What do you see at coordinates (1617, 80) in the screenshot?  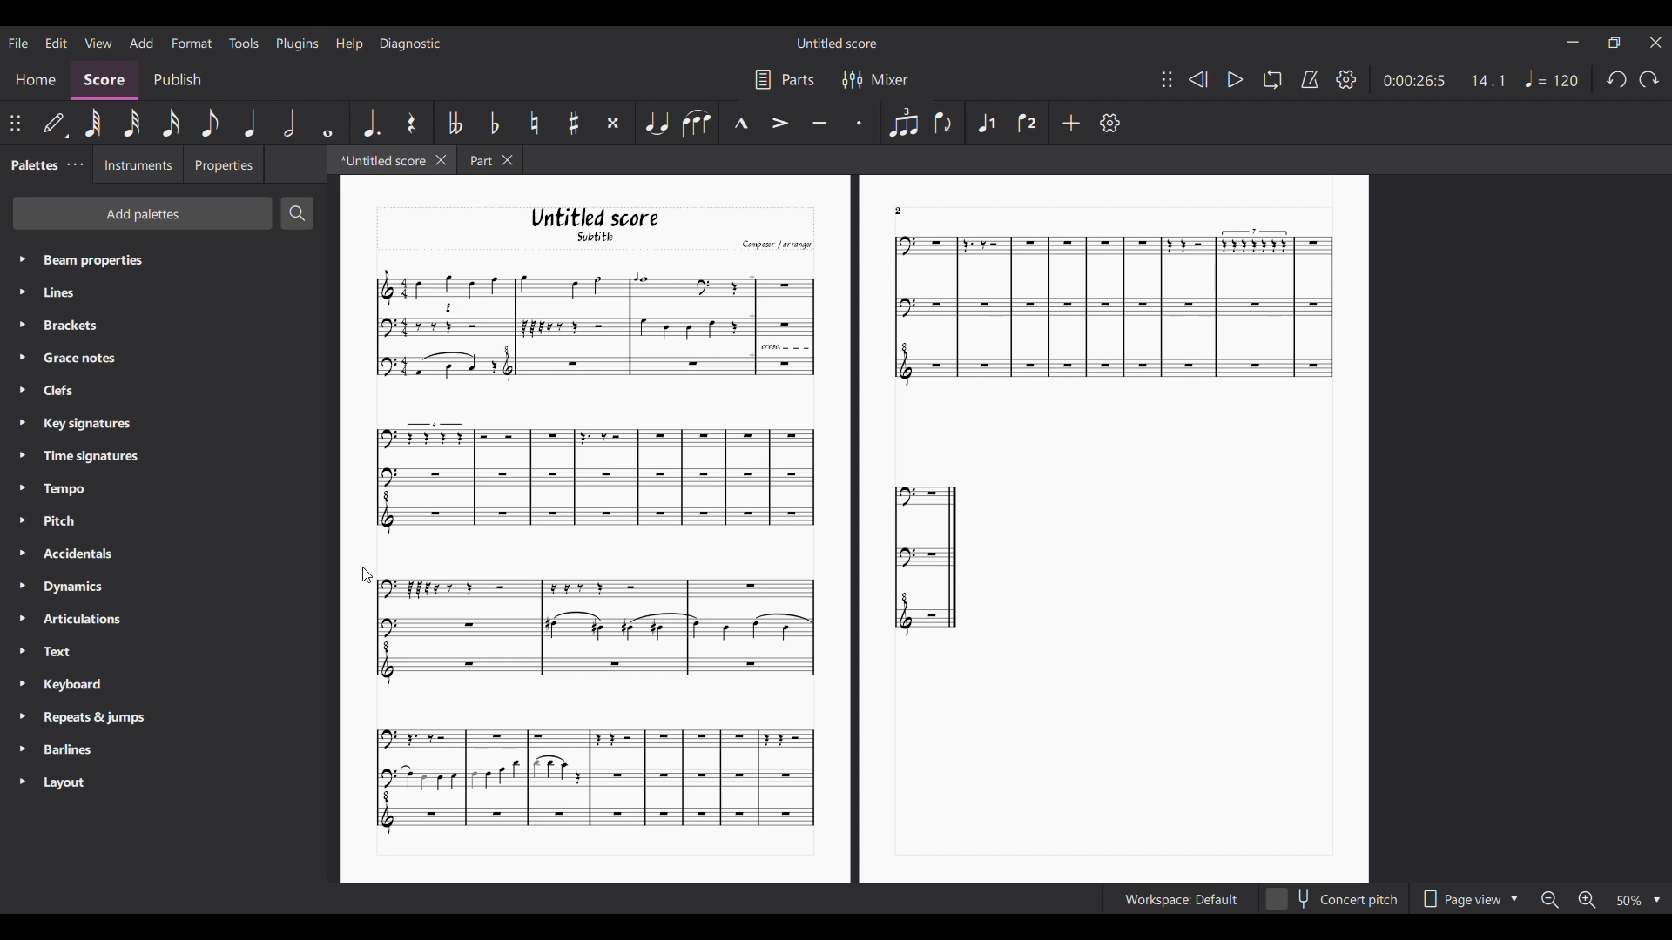 I see `Undo` at bounding box center [1617, 80].